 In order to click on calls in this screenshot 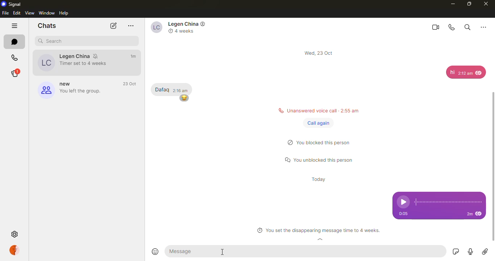, I will do `click(14, 58)`.